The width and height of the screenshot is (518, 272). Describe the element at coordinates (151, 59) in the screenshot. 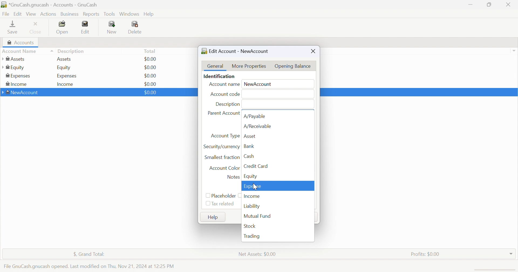

I see `$0.00` at that location.